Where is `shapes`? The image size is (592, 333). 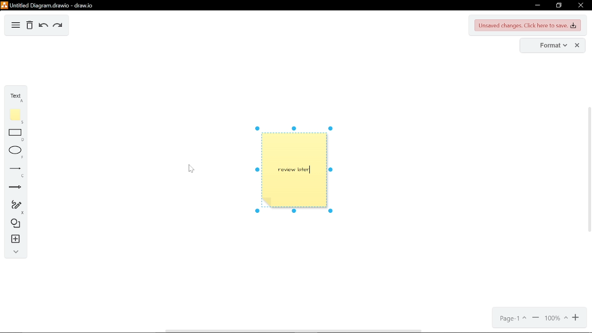
shapes is located at coordinates (14, 224).